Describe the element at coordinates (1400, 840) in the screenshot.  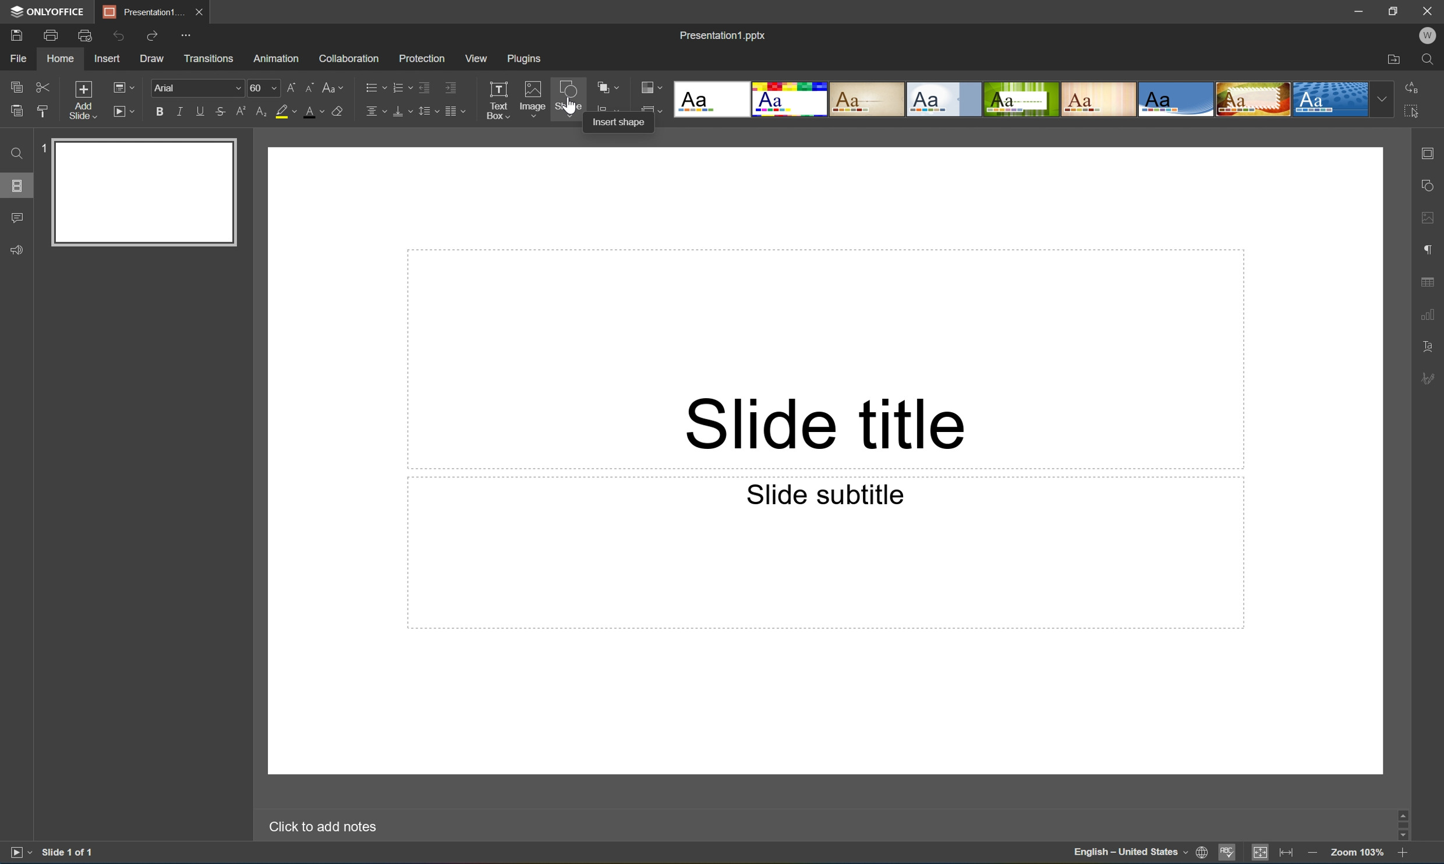
I see `Scroll Down` at that location.